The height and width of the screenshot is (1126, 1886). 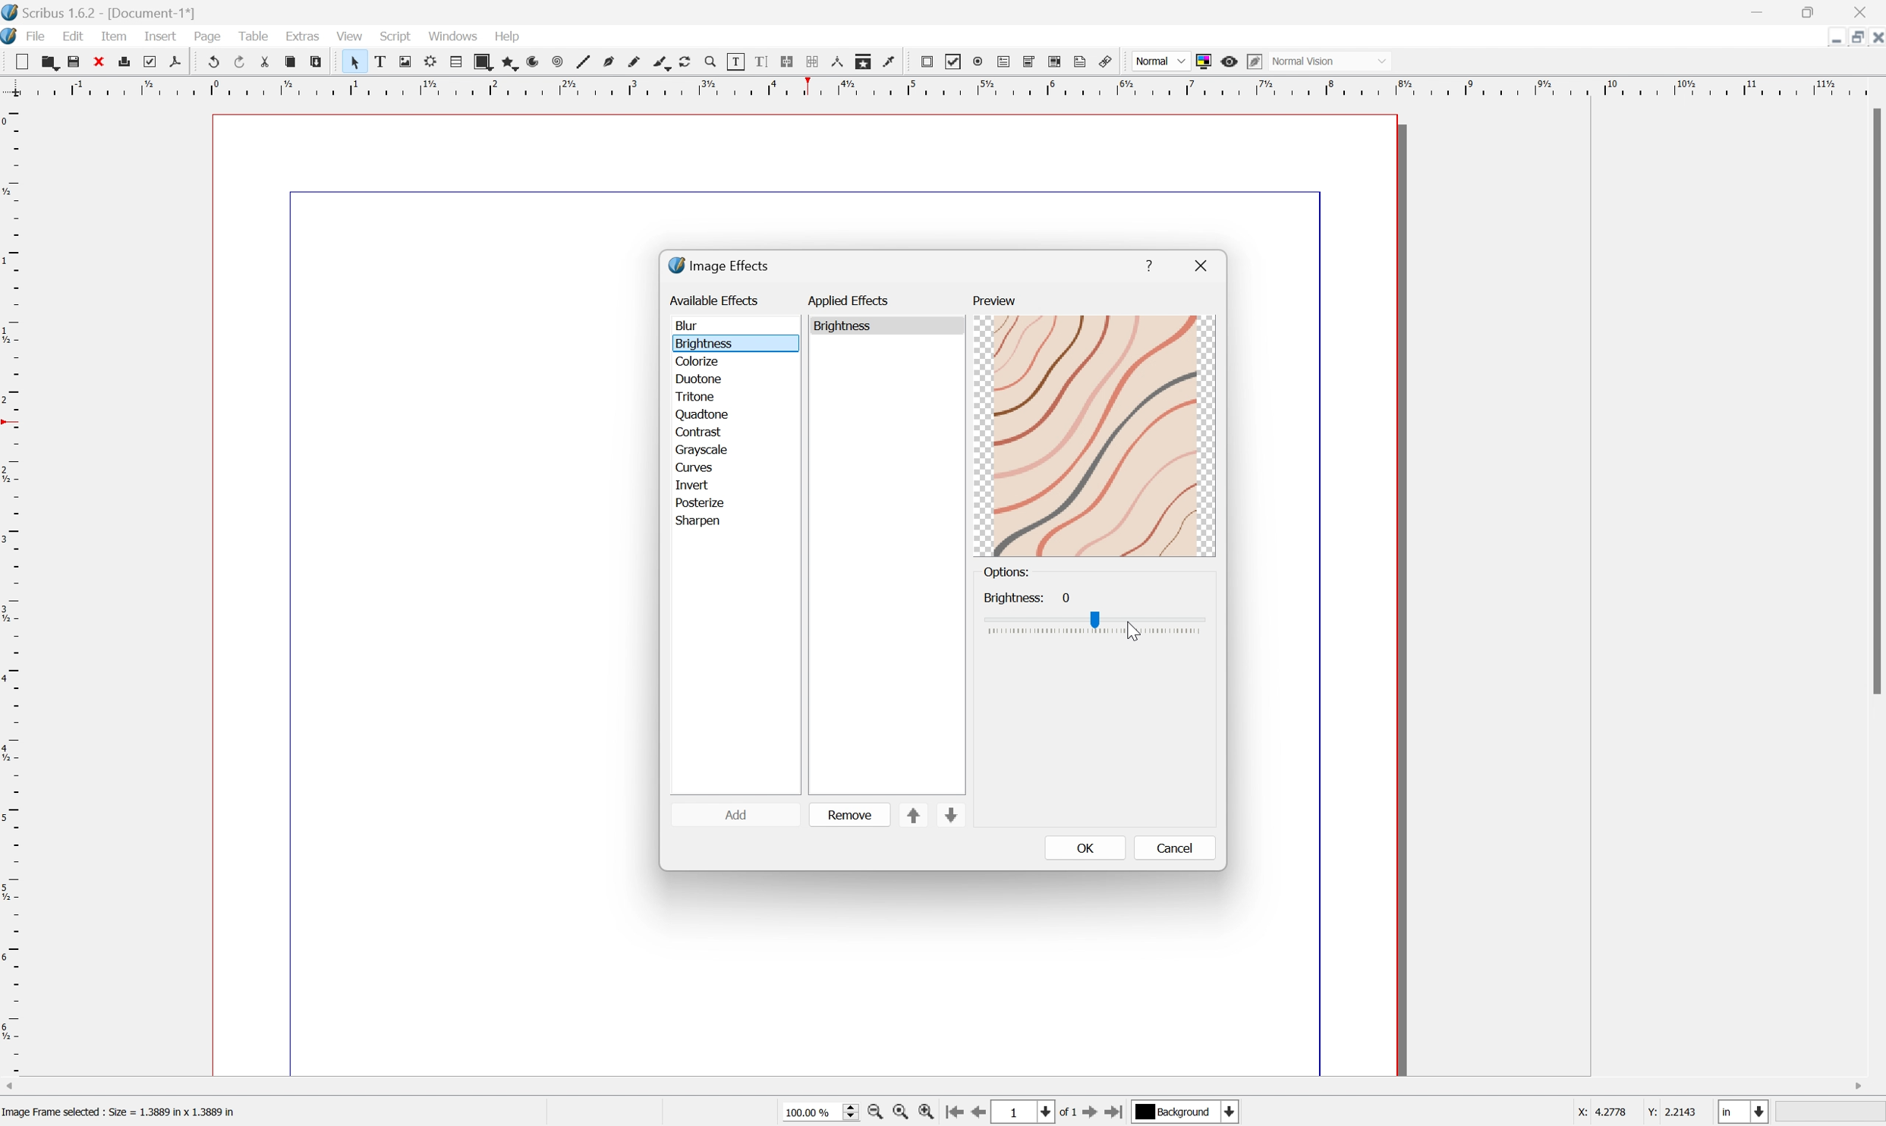 What do you see at coordinates (701, 412) in the screenshot?
I see `quadtone` at bounding box center [701, 412].